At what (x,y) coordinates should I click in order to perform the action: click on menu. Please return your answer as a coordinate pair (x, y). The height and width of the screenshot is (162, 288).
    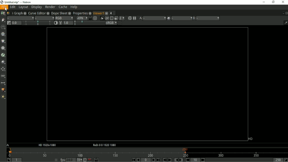
    Looking at the image, I should click on (182, 18).